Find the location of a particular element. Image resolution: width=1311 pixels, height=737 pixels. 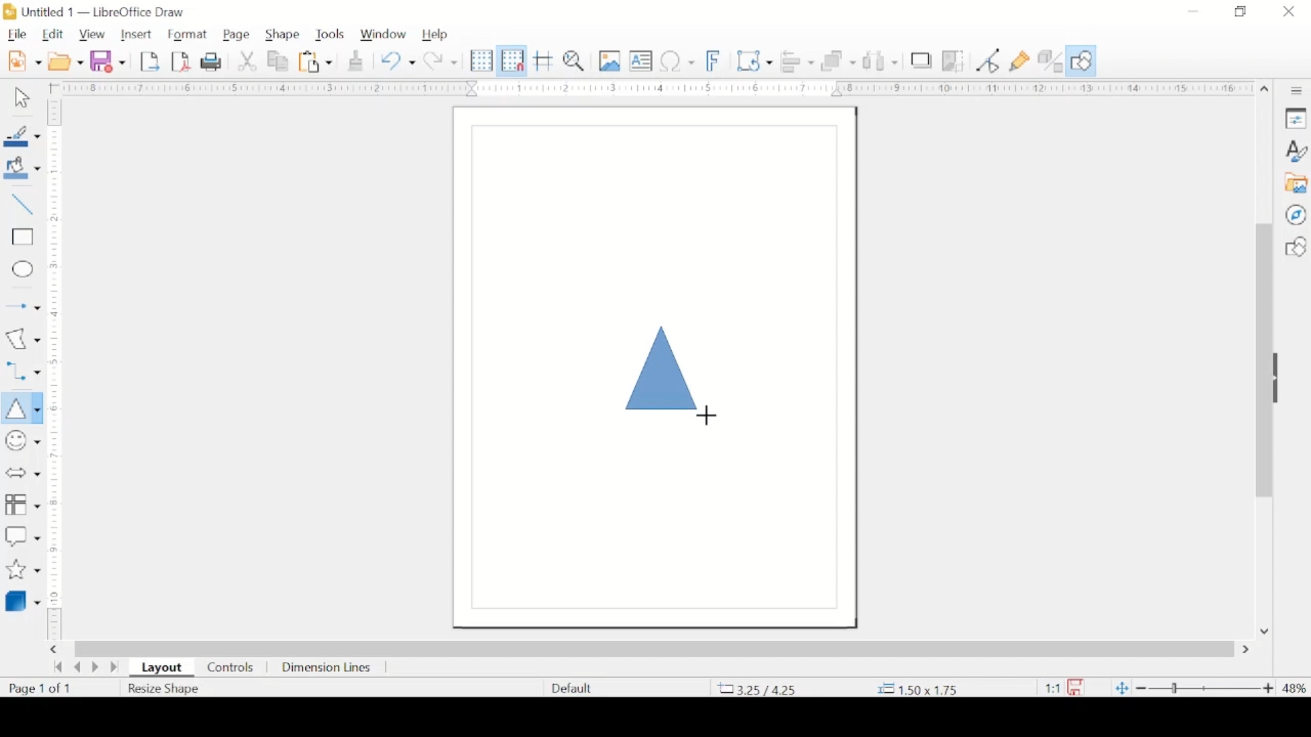

copy is located at coordinates (279, 62).